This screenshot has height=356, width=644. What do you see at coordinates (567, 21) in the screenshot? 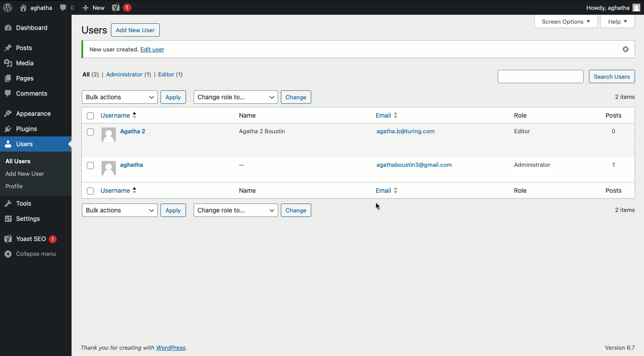
I see `Screen options` at bounding box center [567, 21].